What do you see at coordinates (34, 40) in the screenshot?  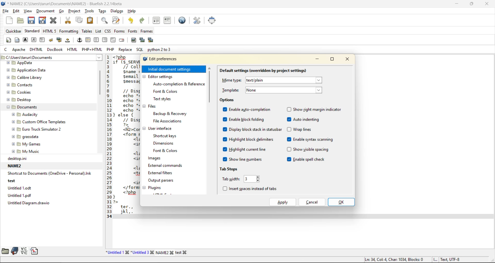 I see `emphasis` at bounding box center [34, 40].